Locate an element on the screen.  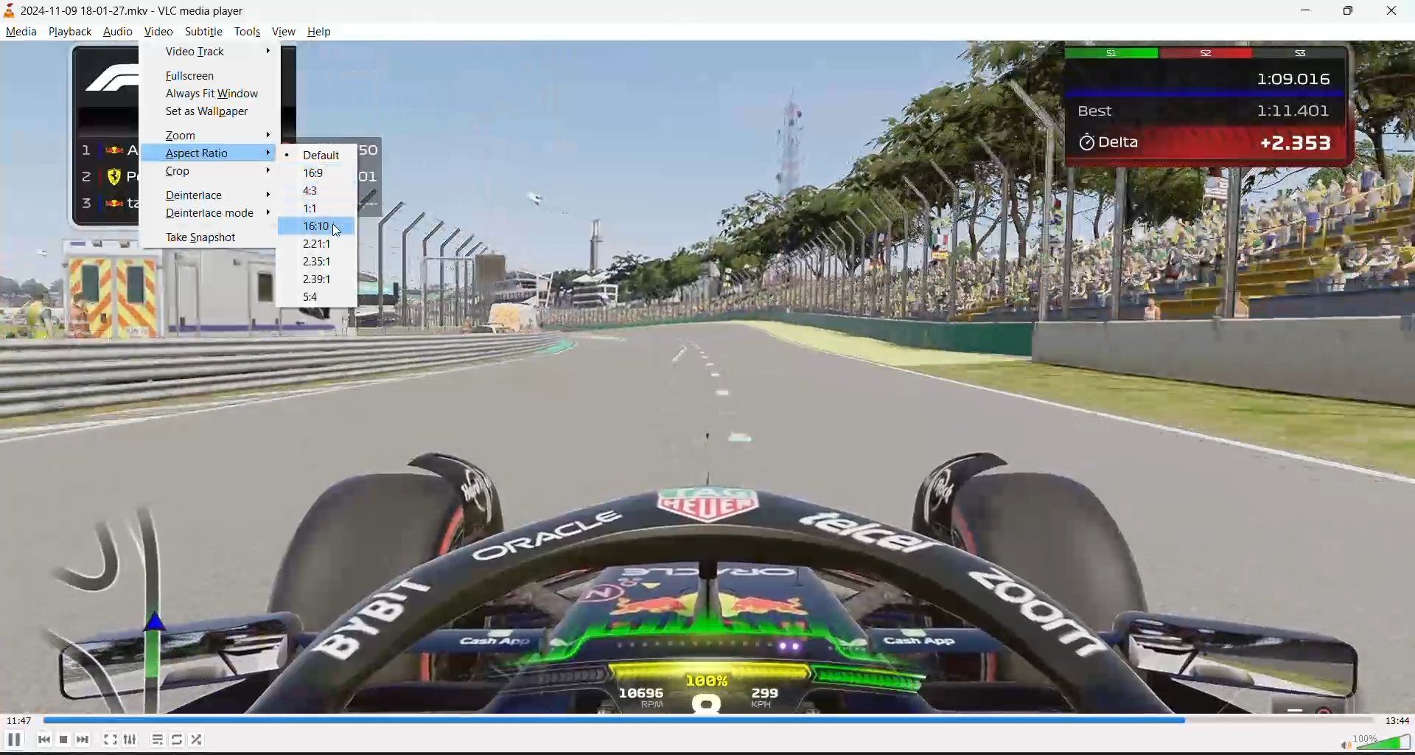
minimize is located at coordinates (1313, 13).